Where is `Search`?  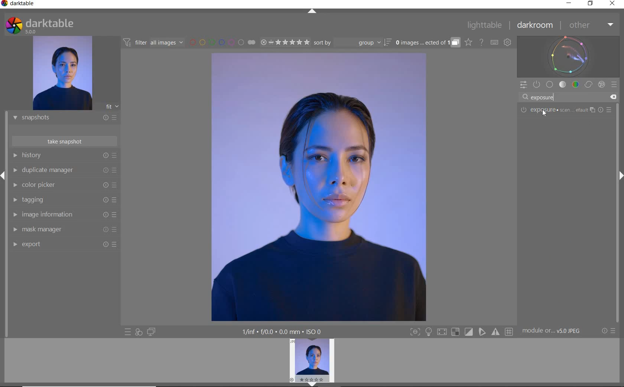 Search is located at coordinates (524, 97).